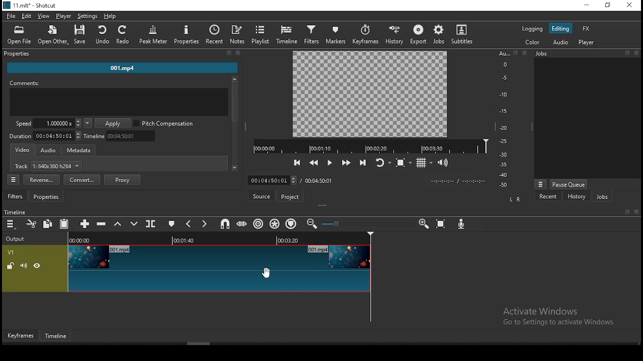  I want to click on redo, so click(124, 35).